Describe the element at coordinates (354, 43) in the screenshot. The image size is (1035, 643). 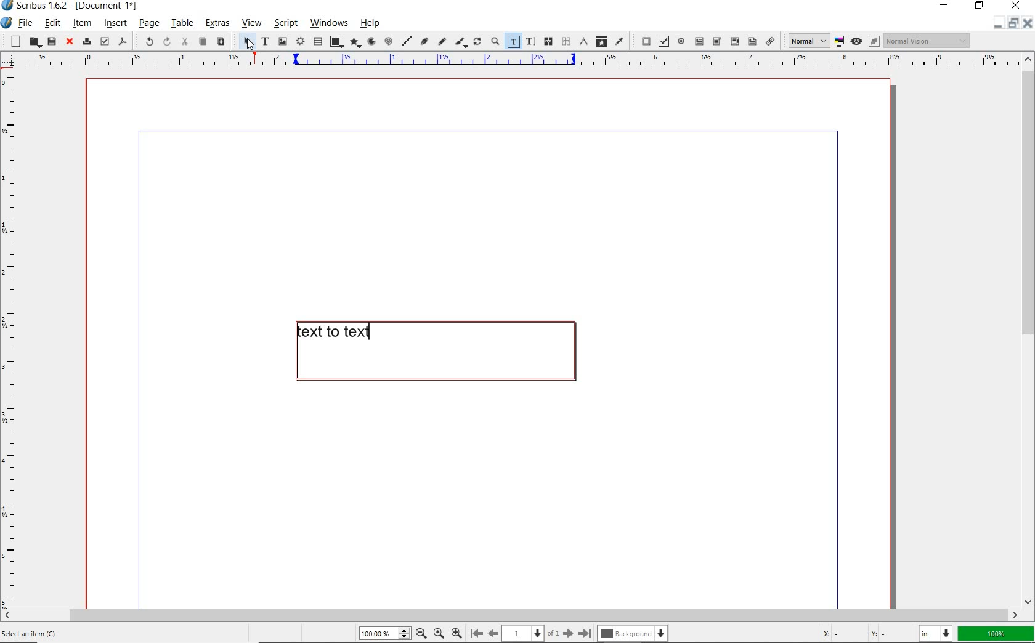
I see `polygon` at that location.